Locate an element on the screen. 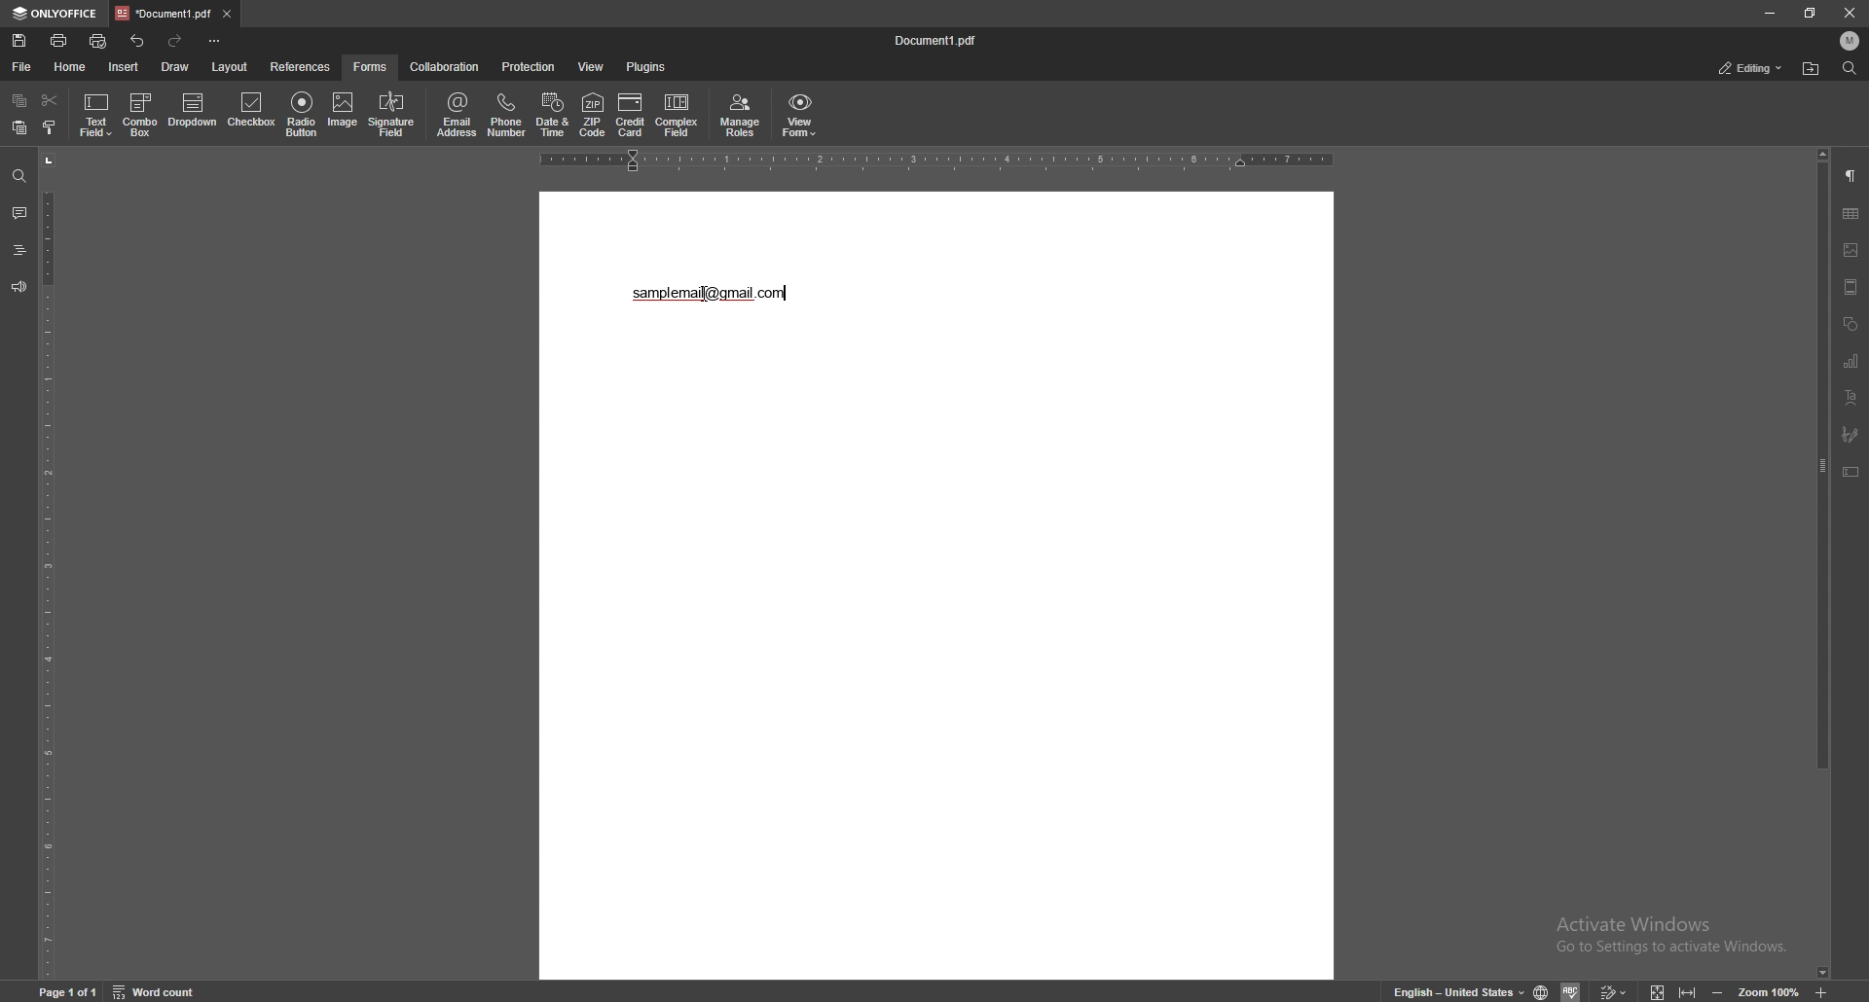 This screenshot has width=1869, height=1002. customize toolbar is located at coordinates (215, 42).